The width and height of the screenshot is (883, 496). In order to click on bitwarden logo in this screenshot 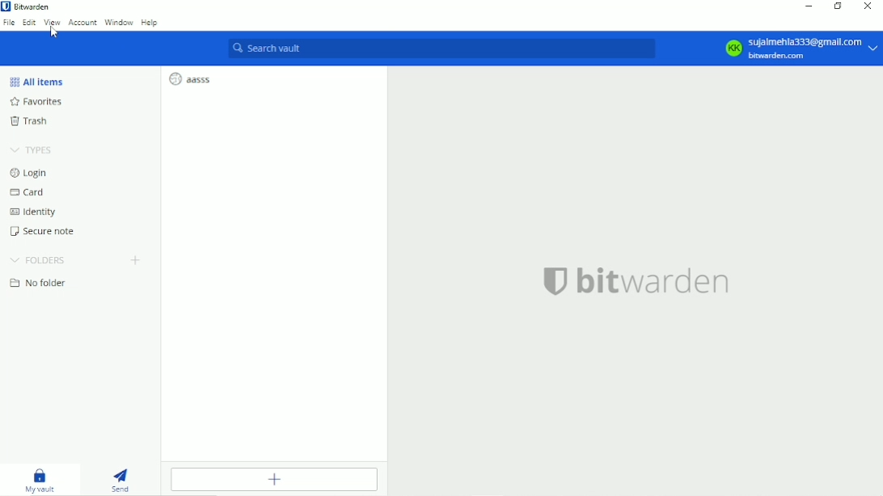, I will do `click(555, 281)`.